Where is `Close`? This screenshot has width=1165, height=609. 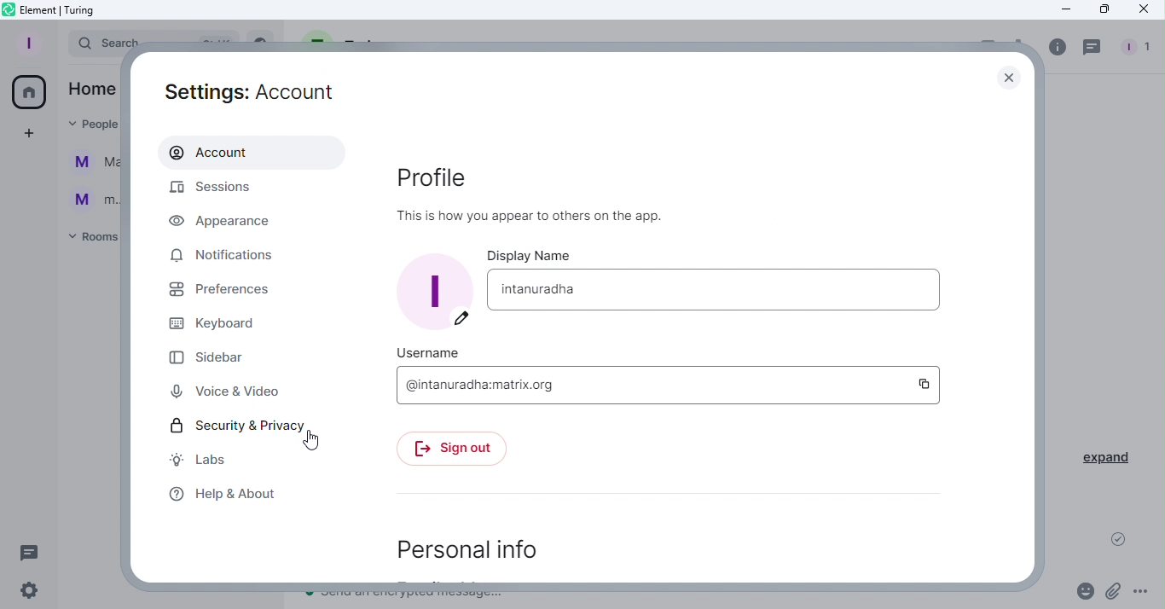 Close is located at coordinates (1006, 78).